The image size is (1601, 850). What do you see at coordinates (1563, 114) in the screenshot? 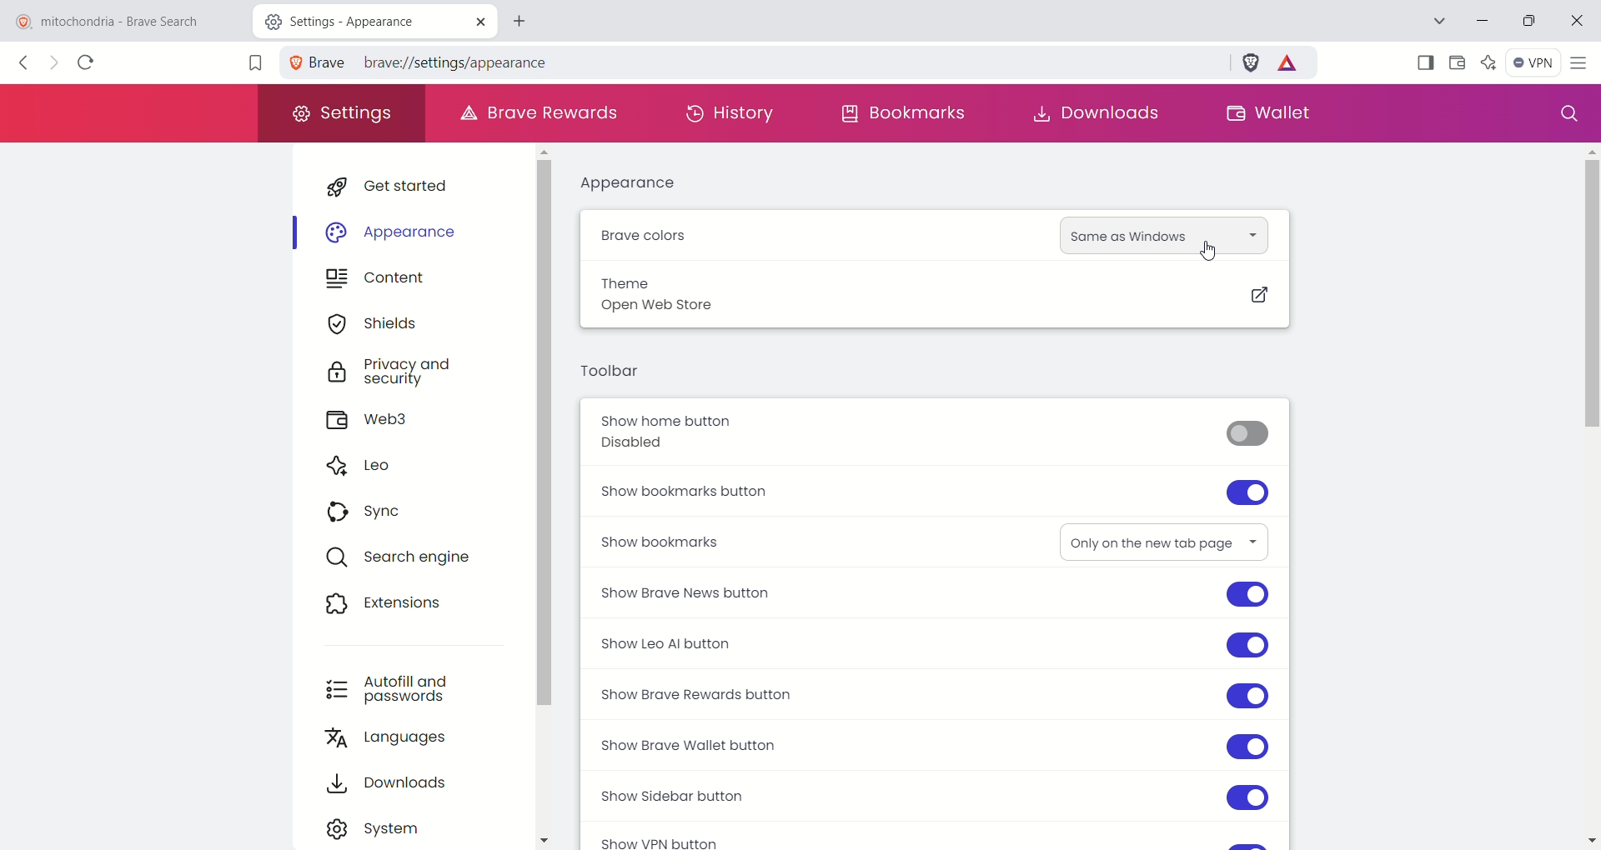
I see `search settings` at bounding box center [1563, 114].